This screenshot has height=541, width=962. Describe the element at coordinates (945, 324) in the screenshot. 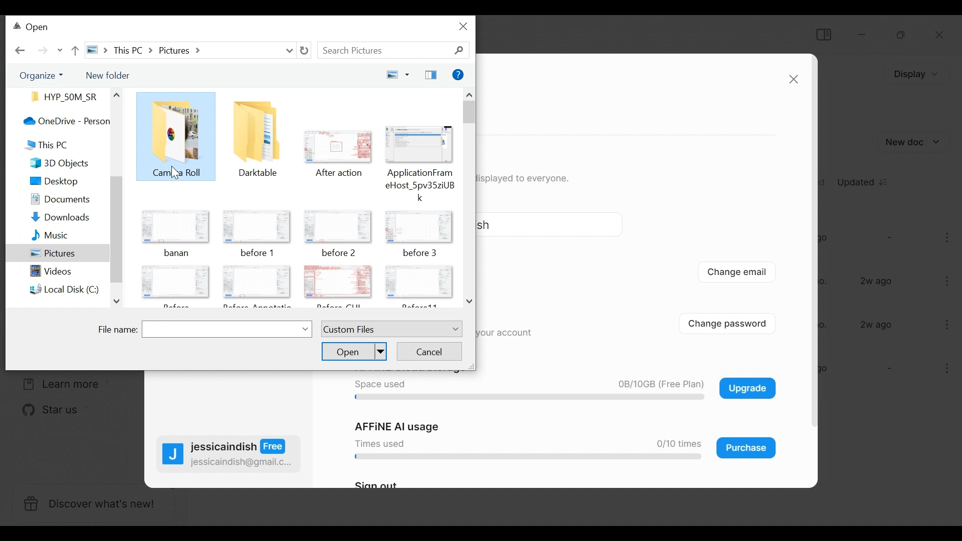

I see `more options` at that location.